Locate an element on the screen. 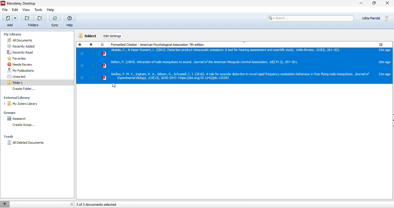  unsorted is located at coordinates (23, 76).